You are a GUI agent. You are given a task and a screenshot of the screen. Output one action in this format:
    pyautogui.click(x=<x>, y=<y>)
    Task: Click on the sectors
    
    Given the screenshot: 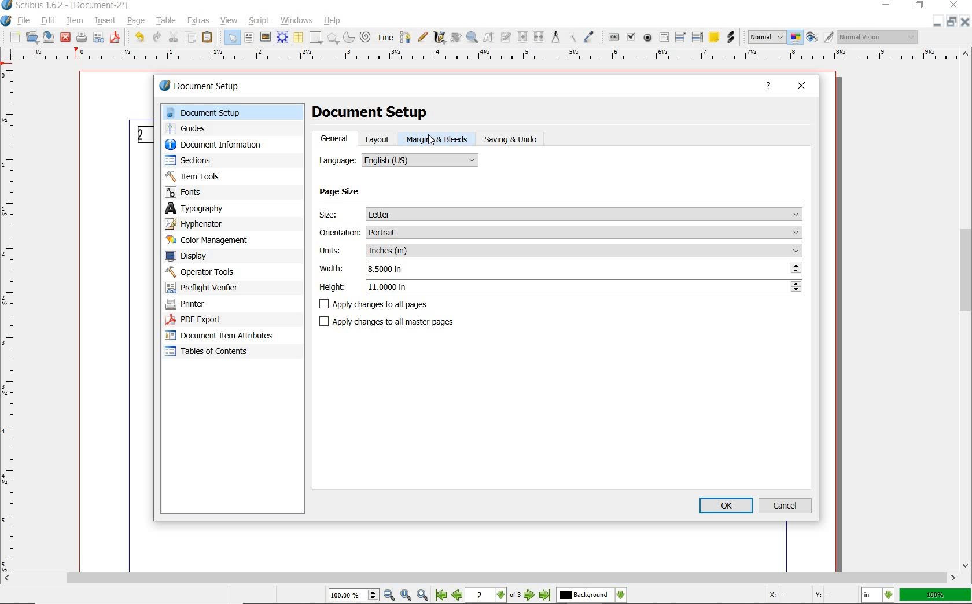 What is the action you would take?
    pyautogui.click(x=192, y=161)
    